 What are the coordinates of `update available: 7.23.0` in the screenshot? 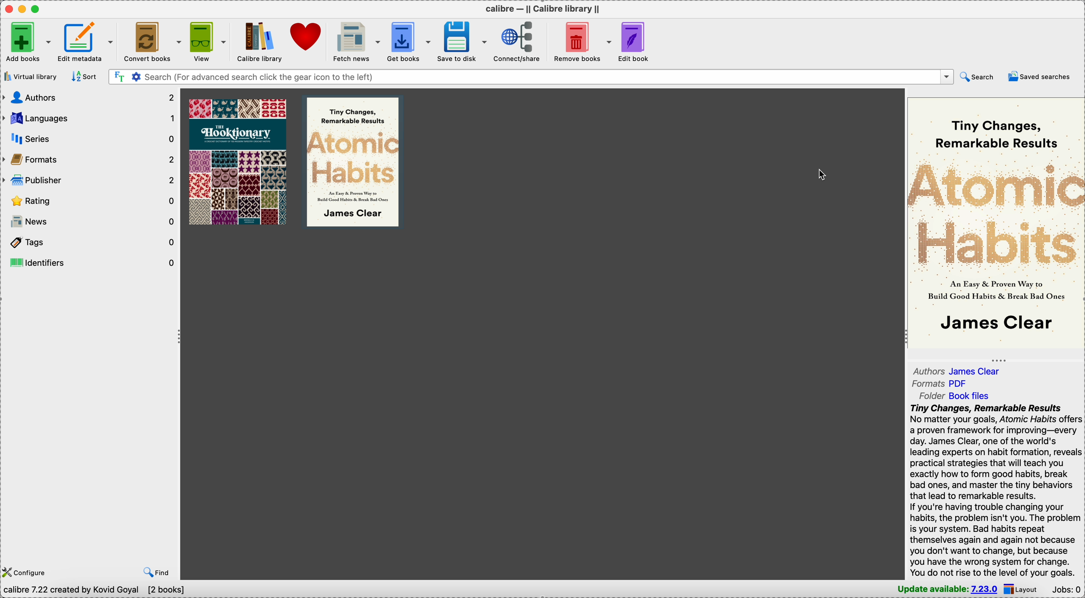 It's located at (946, 590).